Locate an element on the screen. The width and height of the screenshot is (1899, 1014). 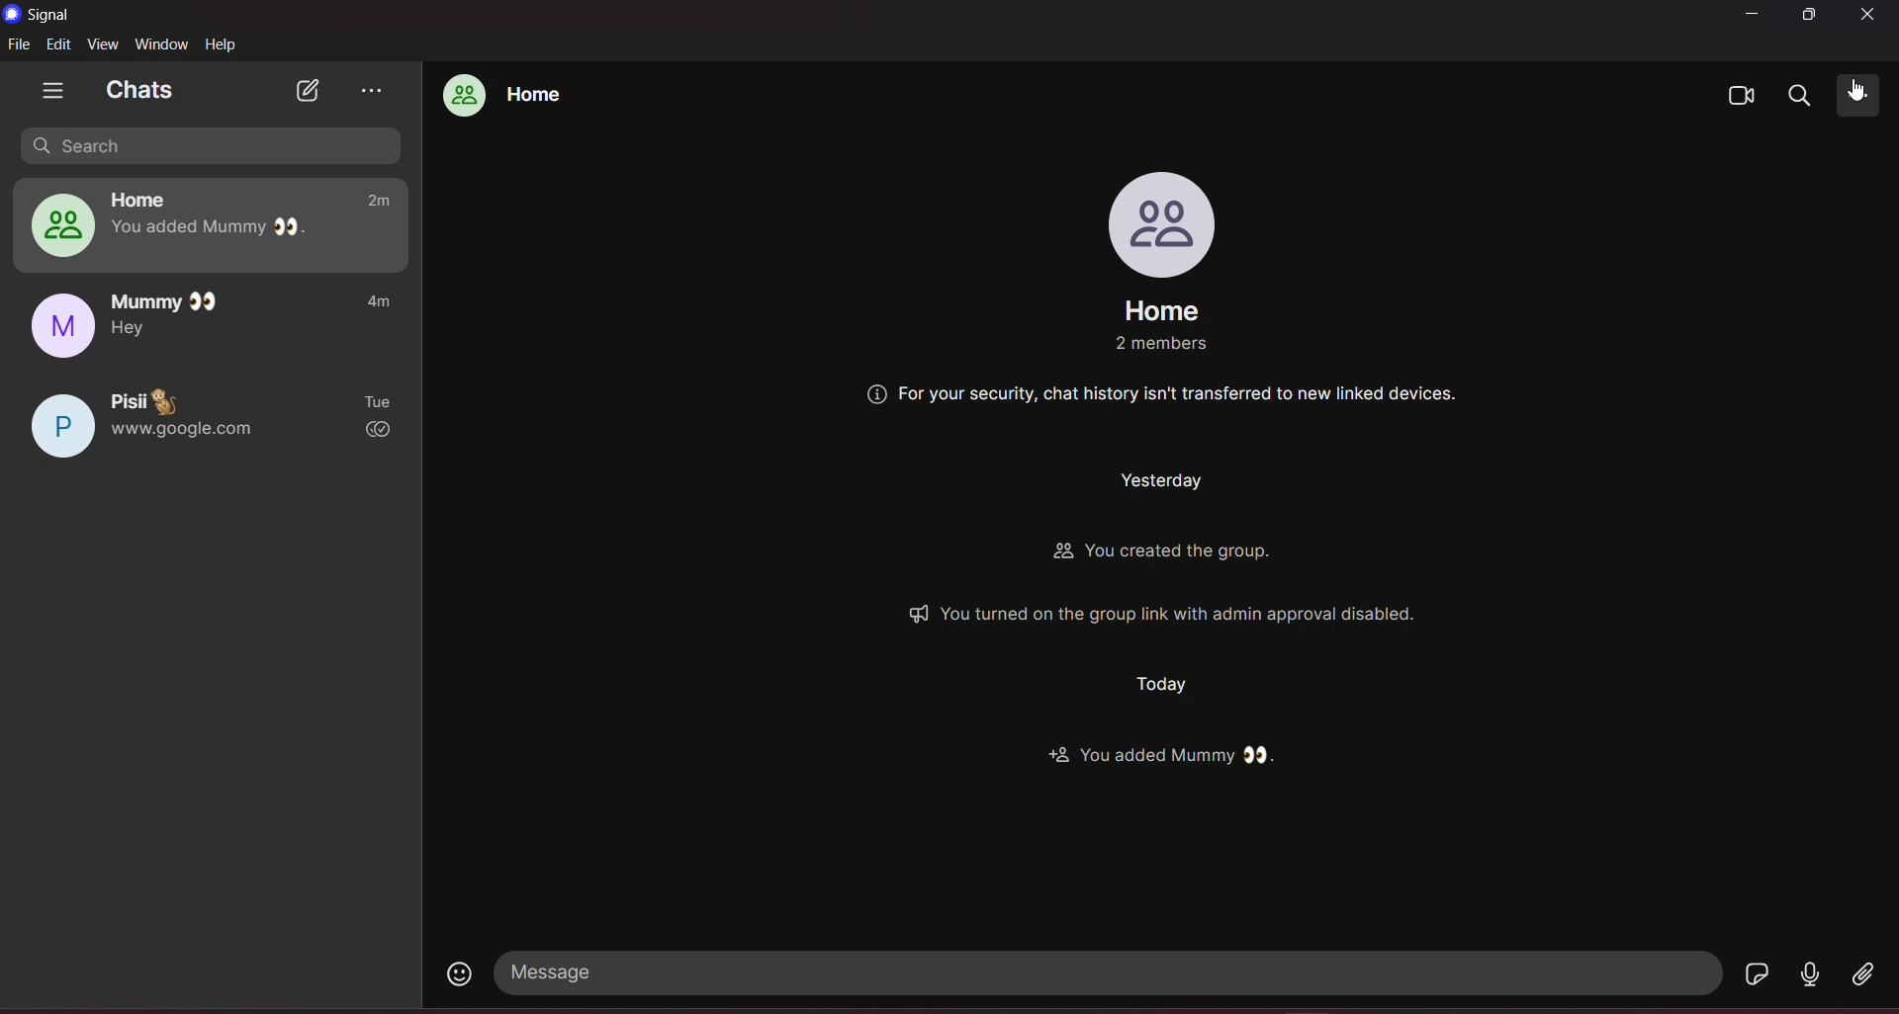
view archieve is located at coordinates (373, 93).